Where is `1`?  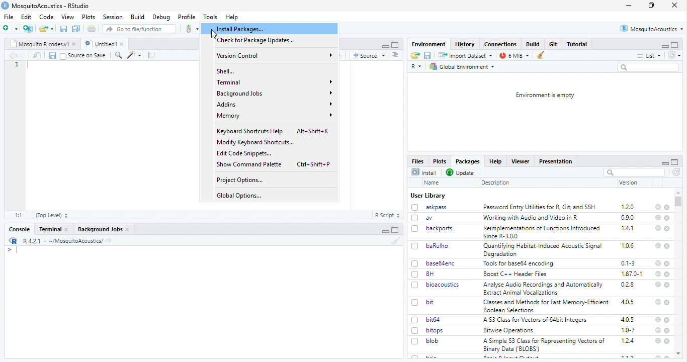 1 is located at coordinates (17, 64).